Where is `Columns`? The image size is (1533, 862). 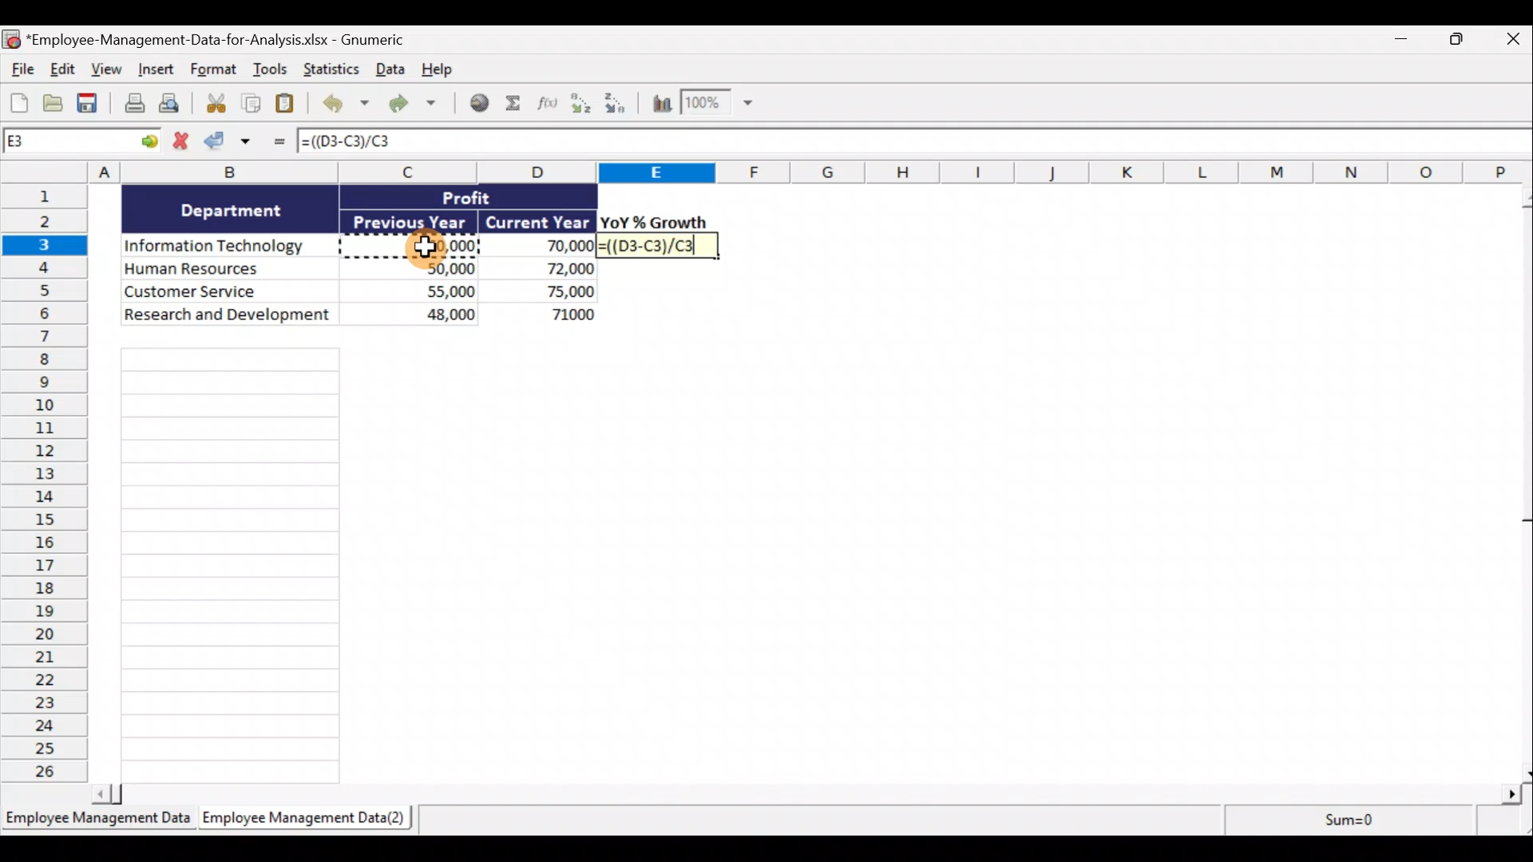
Columns is located at coordinates (766, 172).